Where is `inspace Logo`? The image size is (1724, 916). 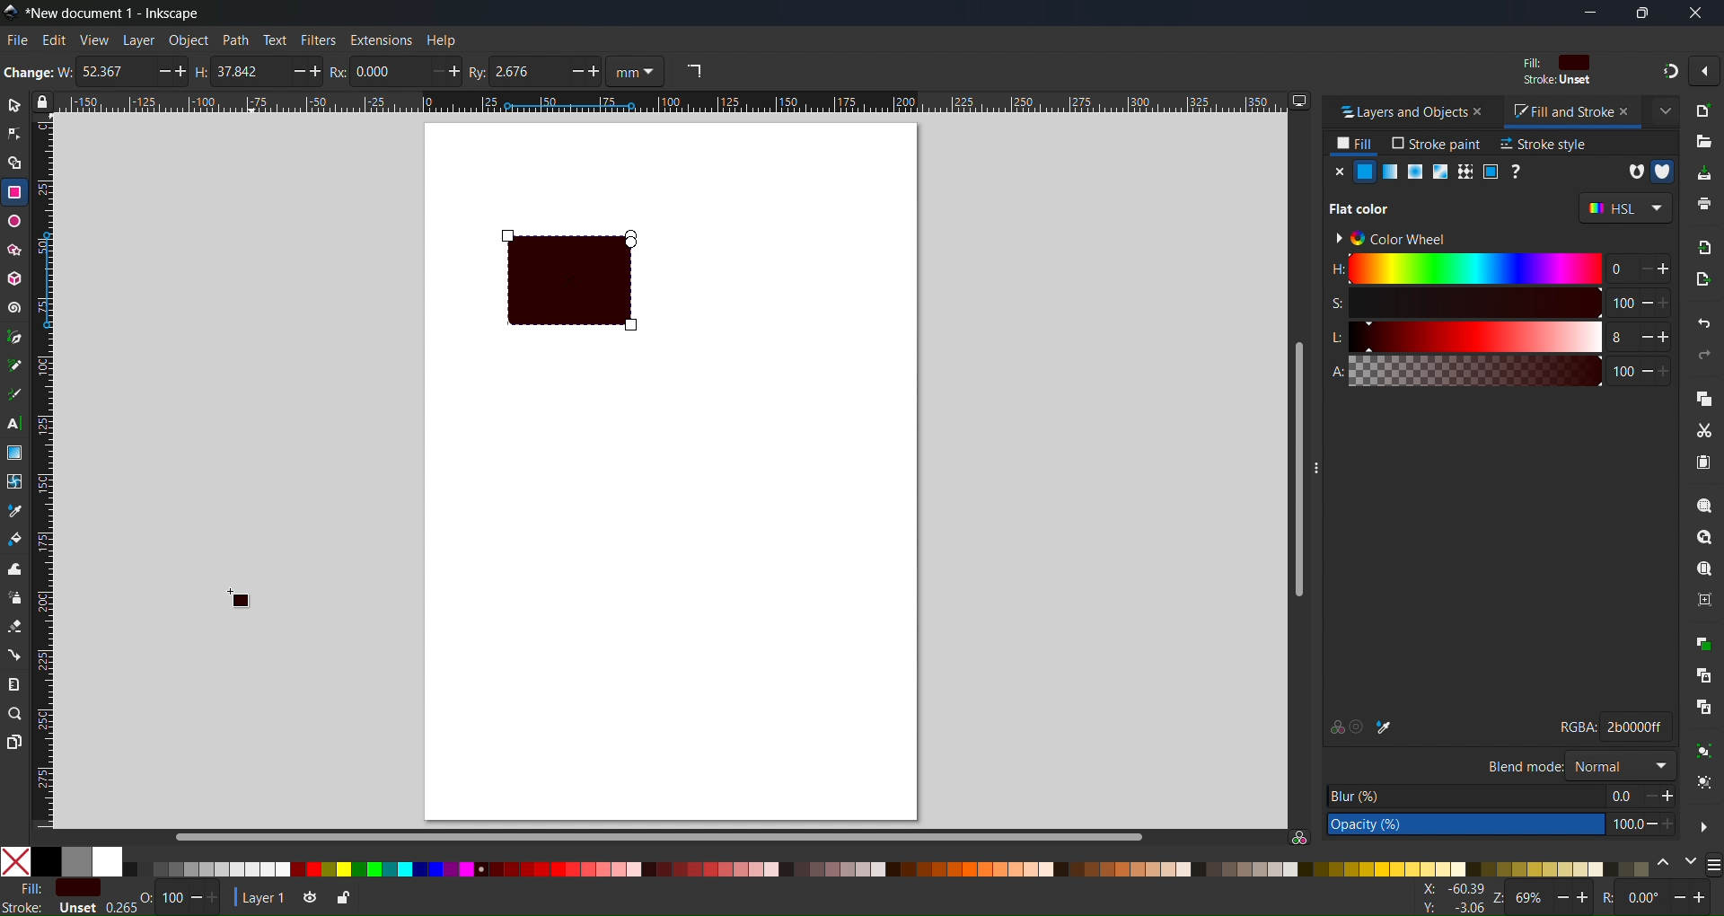 inspace Logo is located at coordinates (11, 11).